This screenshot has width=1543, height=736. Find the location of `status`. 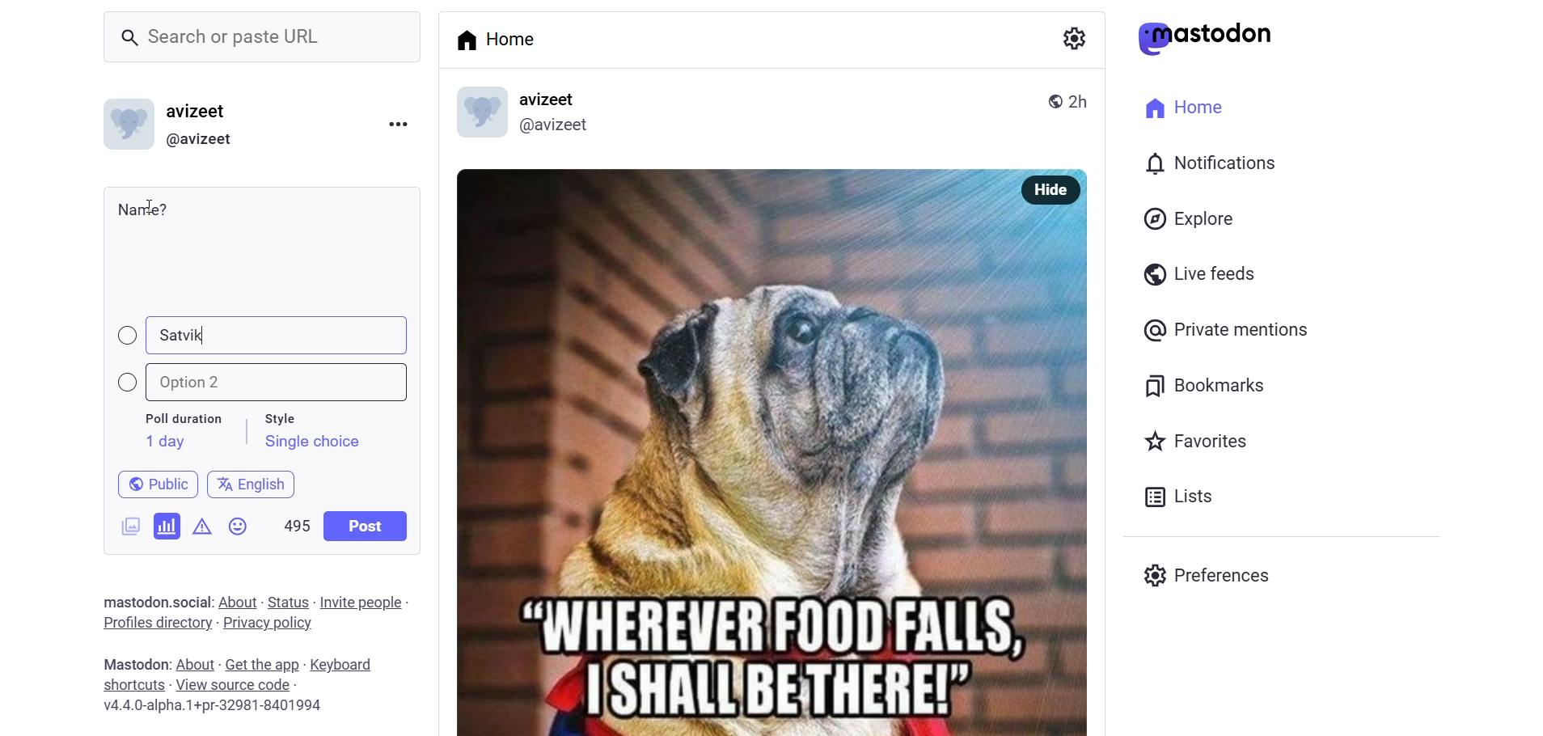

status is located at coordinates (288, 602).